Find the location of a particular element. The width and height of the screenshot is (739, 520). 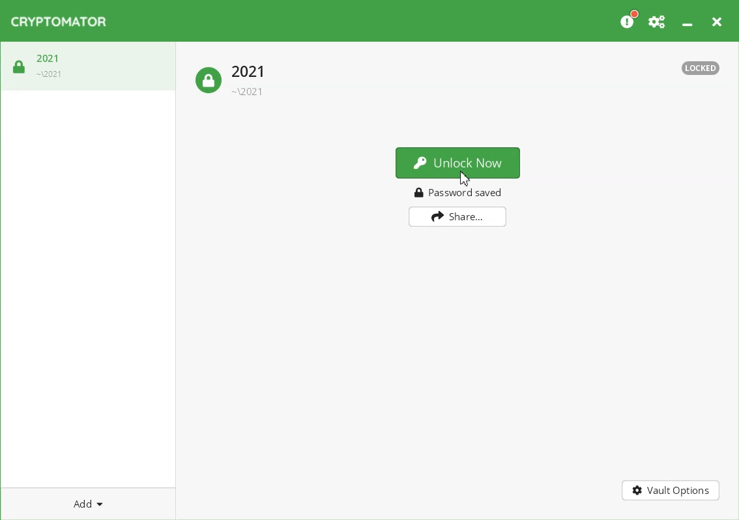

Text is located at coordinates (701, 68).